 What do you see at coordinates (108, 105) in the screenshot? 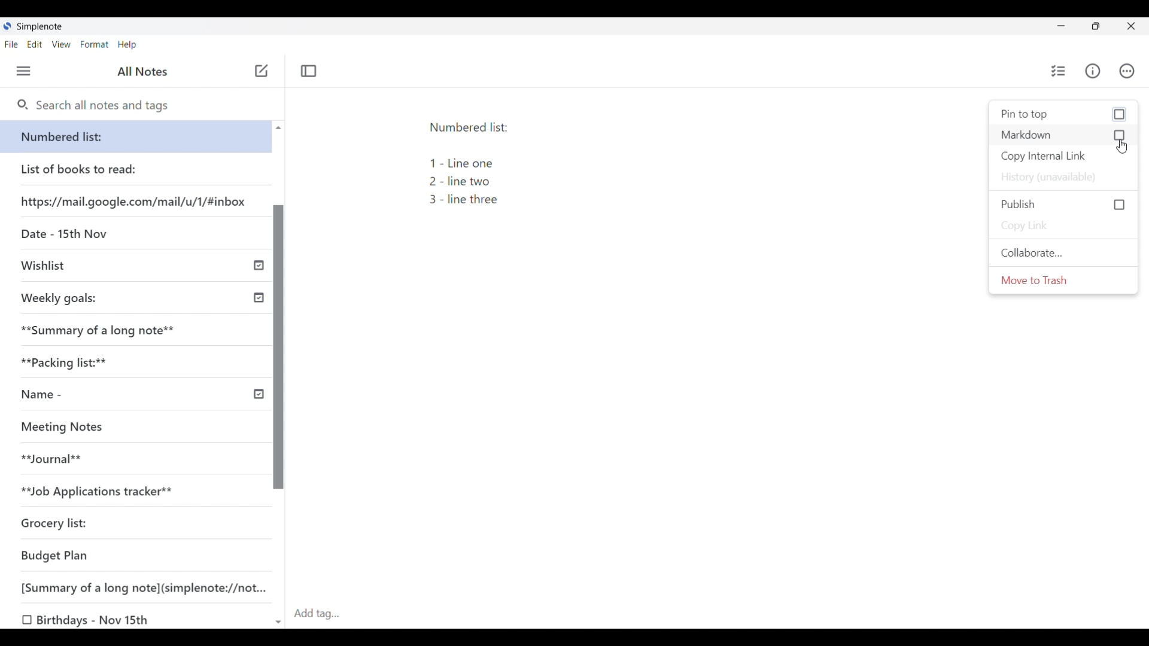
I see `Search notes and tags` at bounding box center [108, 105].